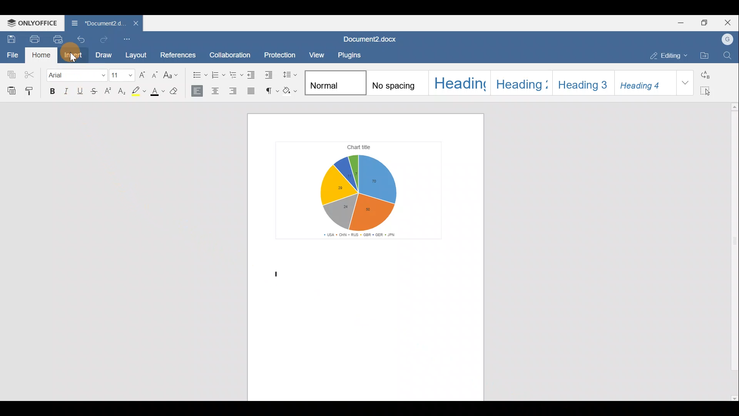  What do you see at coordinates (704, 55) in the screenshot?
I see `Open file location` at bounding box center [704, 55].